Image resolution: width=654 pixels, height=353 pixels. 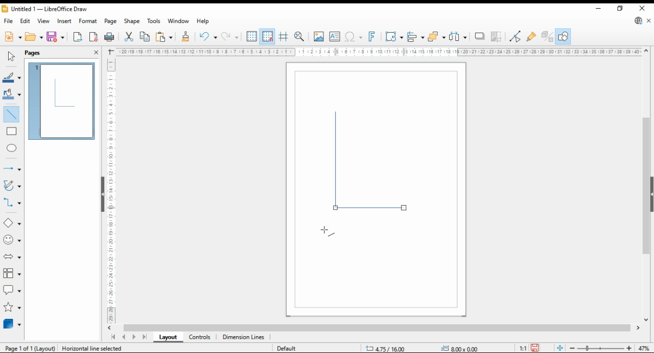 I want to click on screen size, so click(x=384, y=347).